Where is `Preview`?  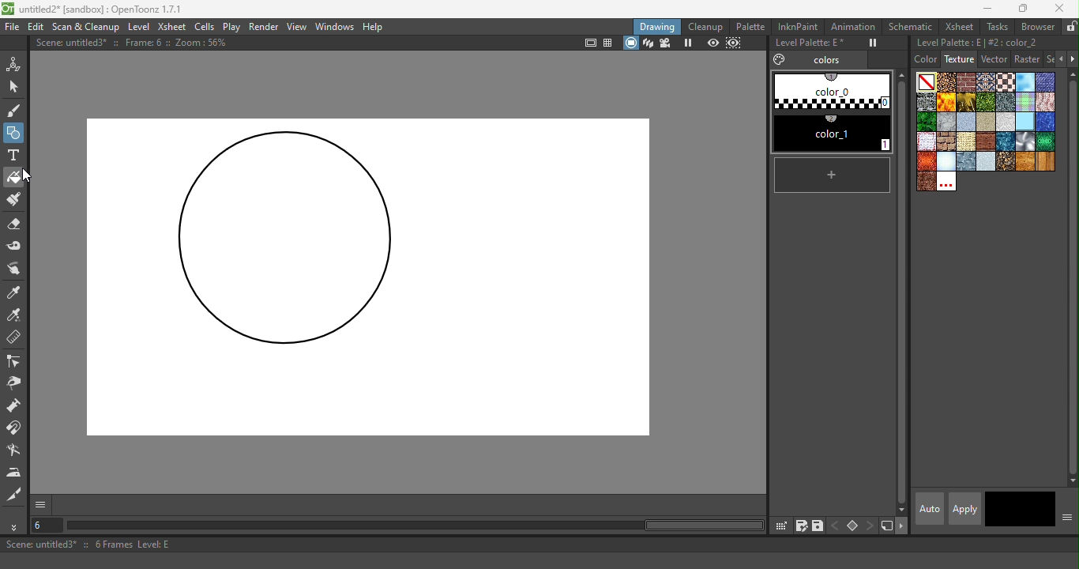 Preview is located at coordinates (711, 43).